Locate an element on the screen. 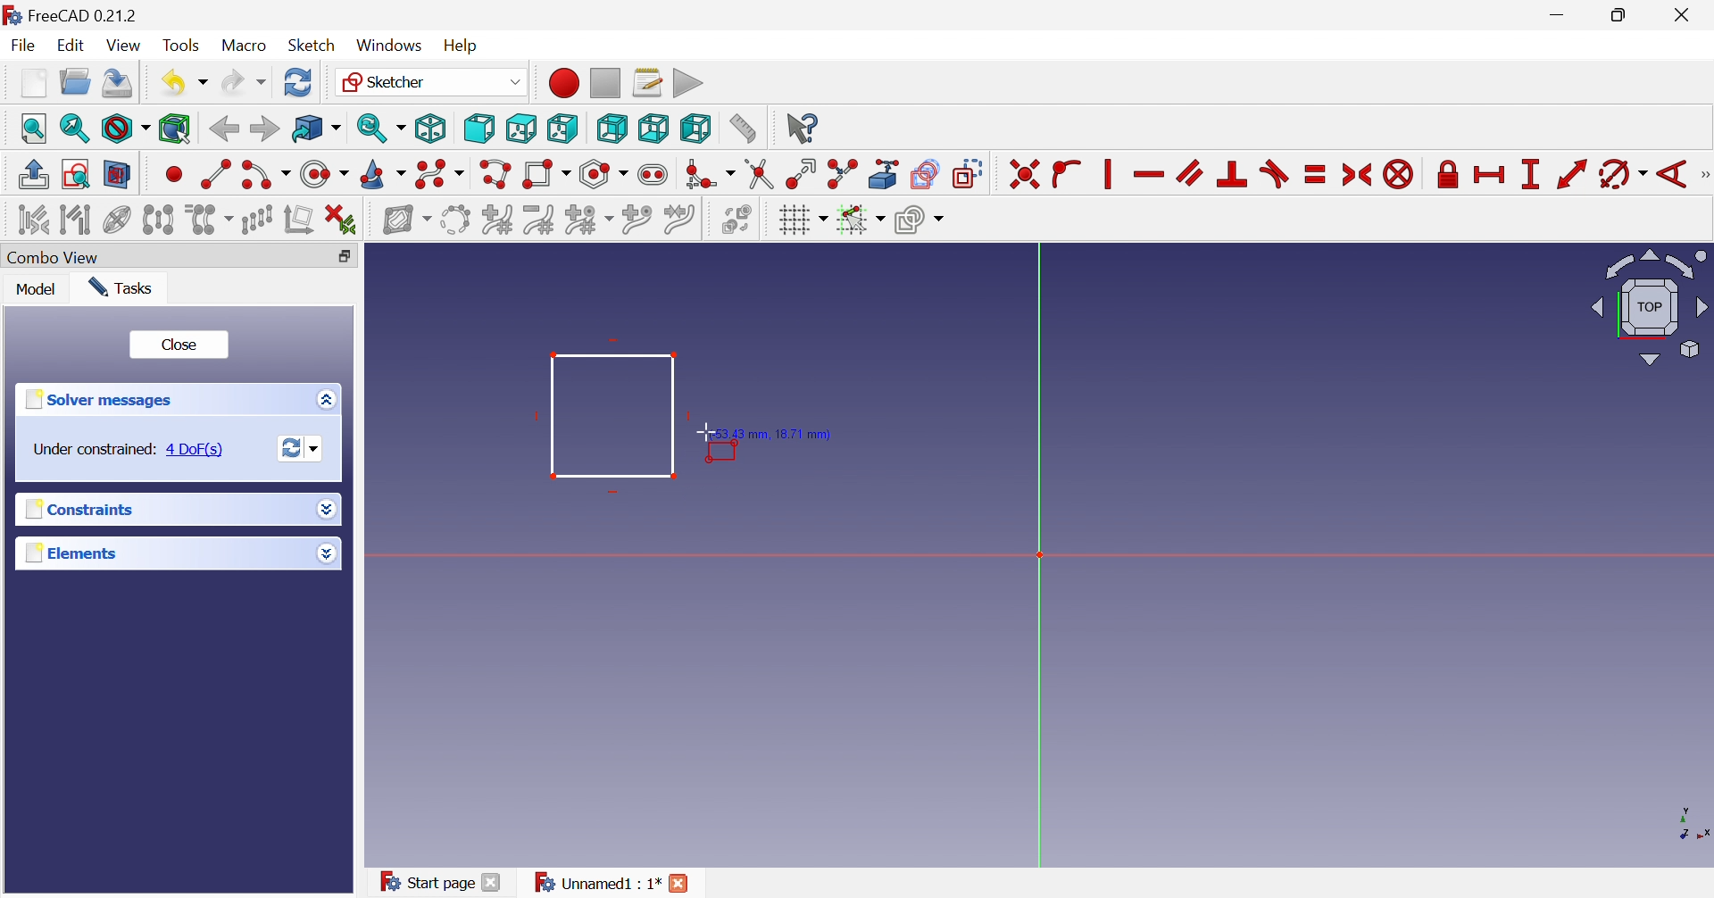  View is located at coordinates (126, 48).